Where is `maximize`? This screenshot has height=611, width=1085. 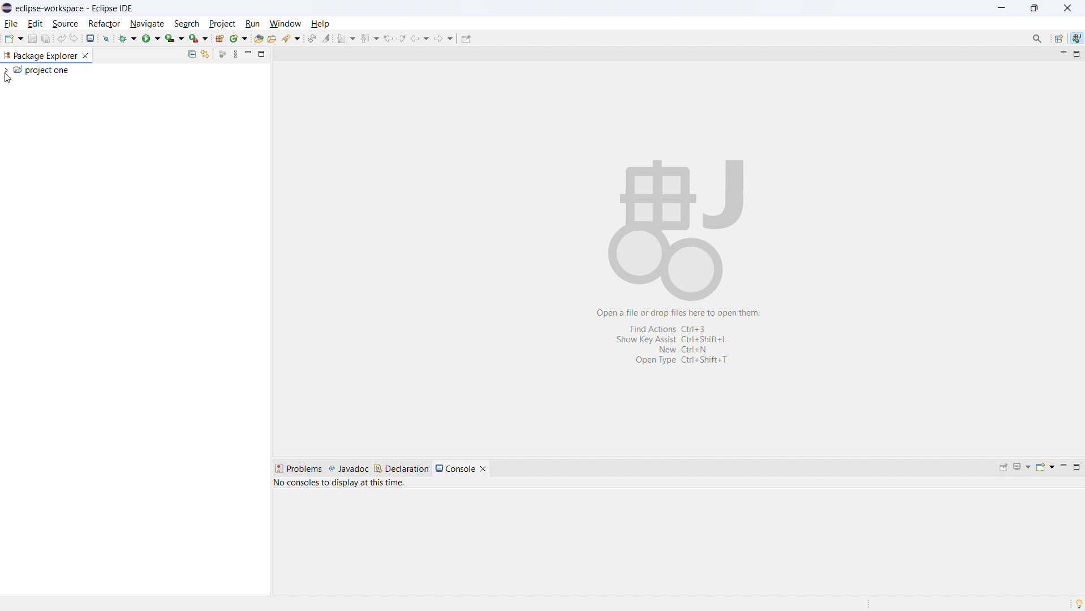
maximize is located at coordinates (262, 54).